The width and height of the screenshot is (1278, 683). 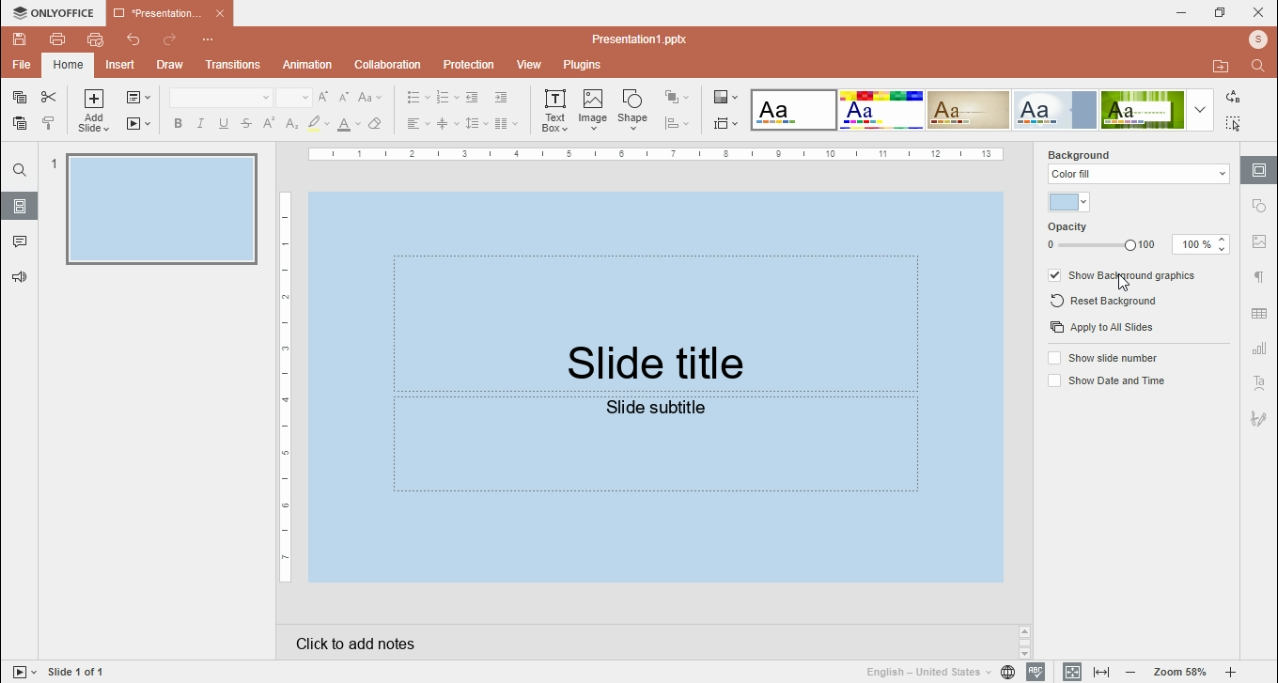 I want to click on star slideshow, so click(x=139, y=124).